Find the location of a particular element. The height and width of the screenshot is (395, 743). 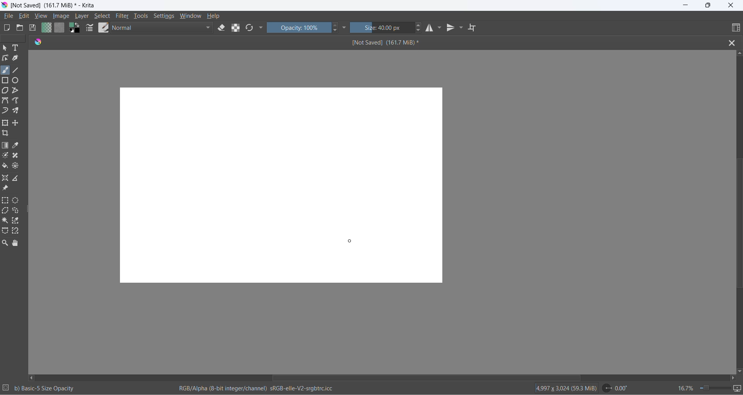

reload the original presets is located at coordinates (250, 29).